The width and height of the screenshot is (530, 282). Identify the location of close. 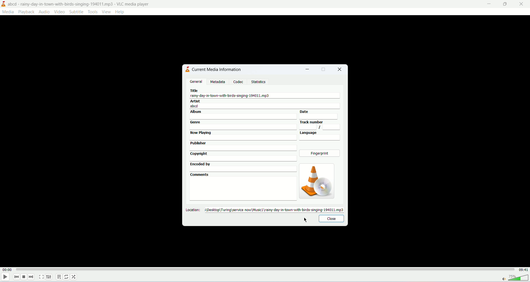
(521, 5).